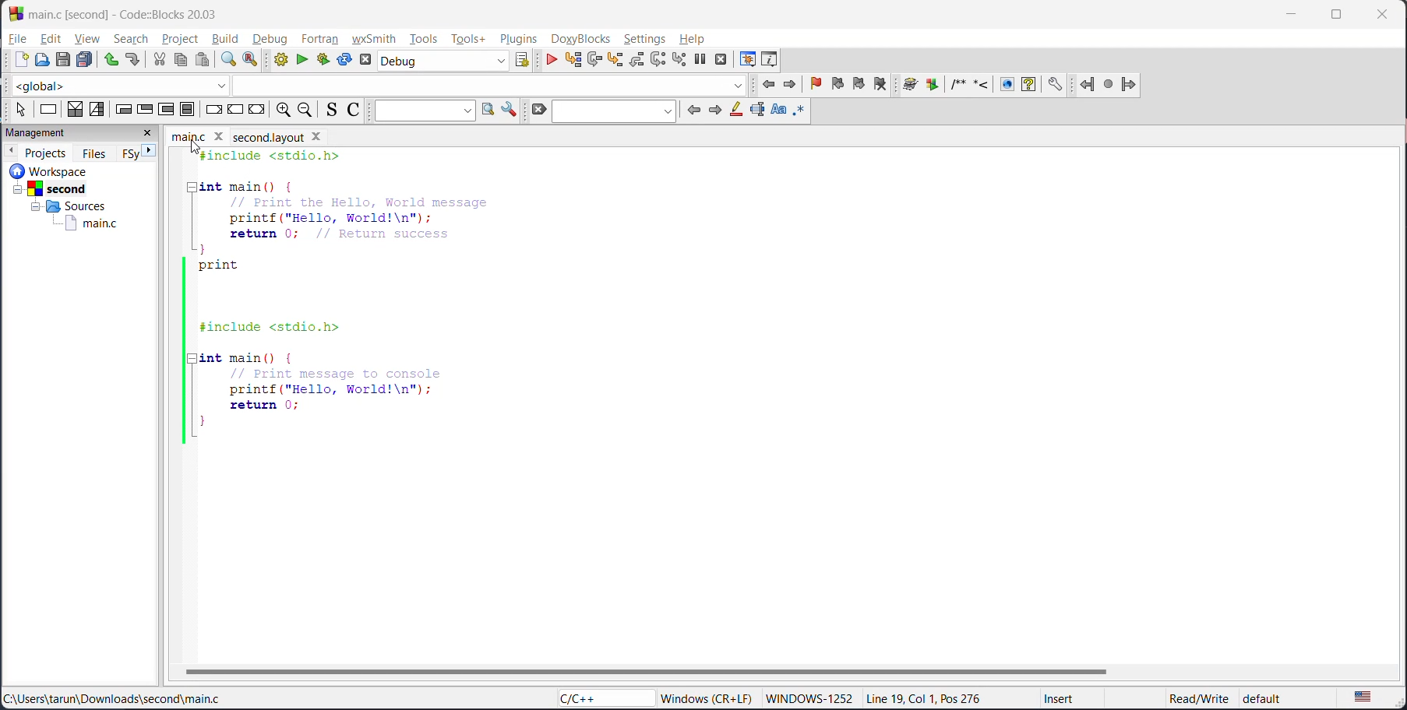  Describe the element at coordinates (1280, 695) in the screenshot. I see `default` at that location.